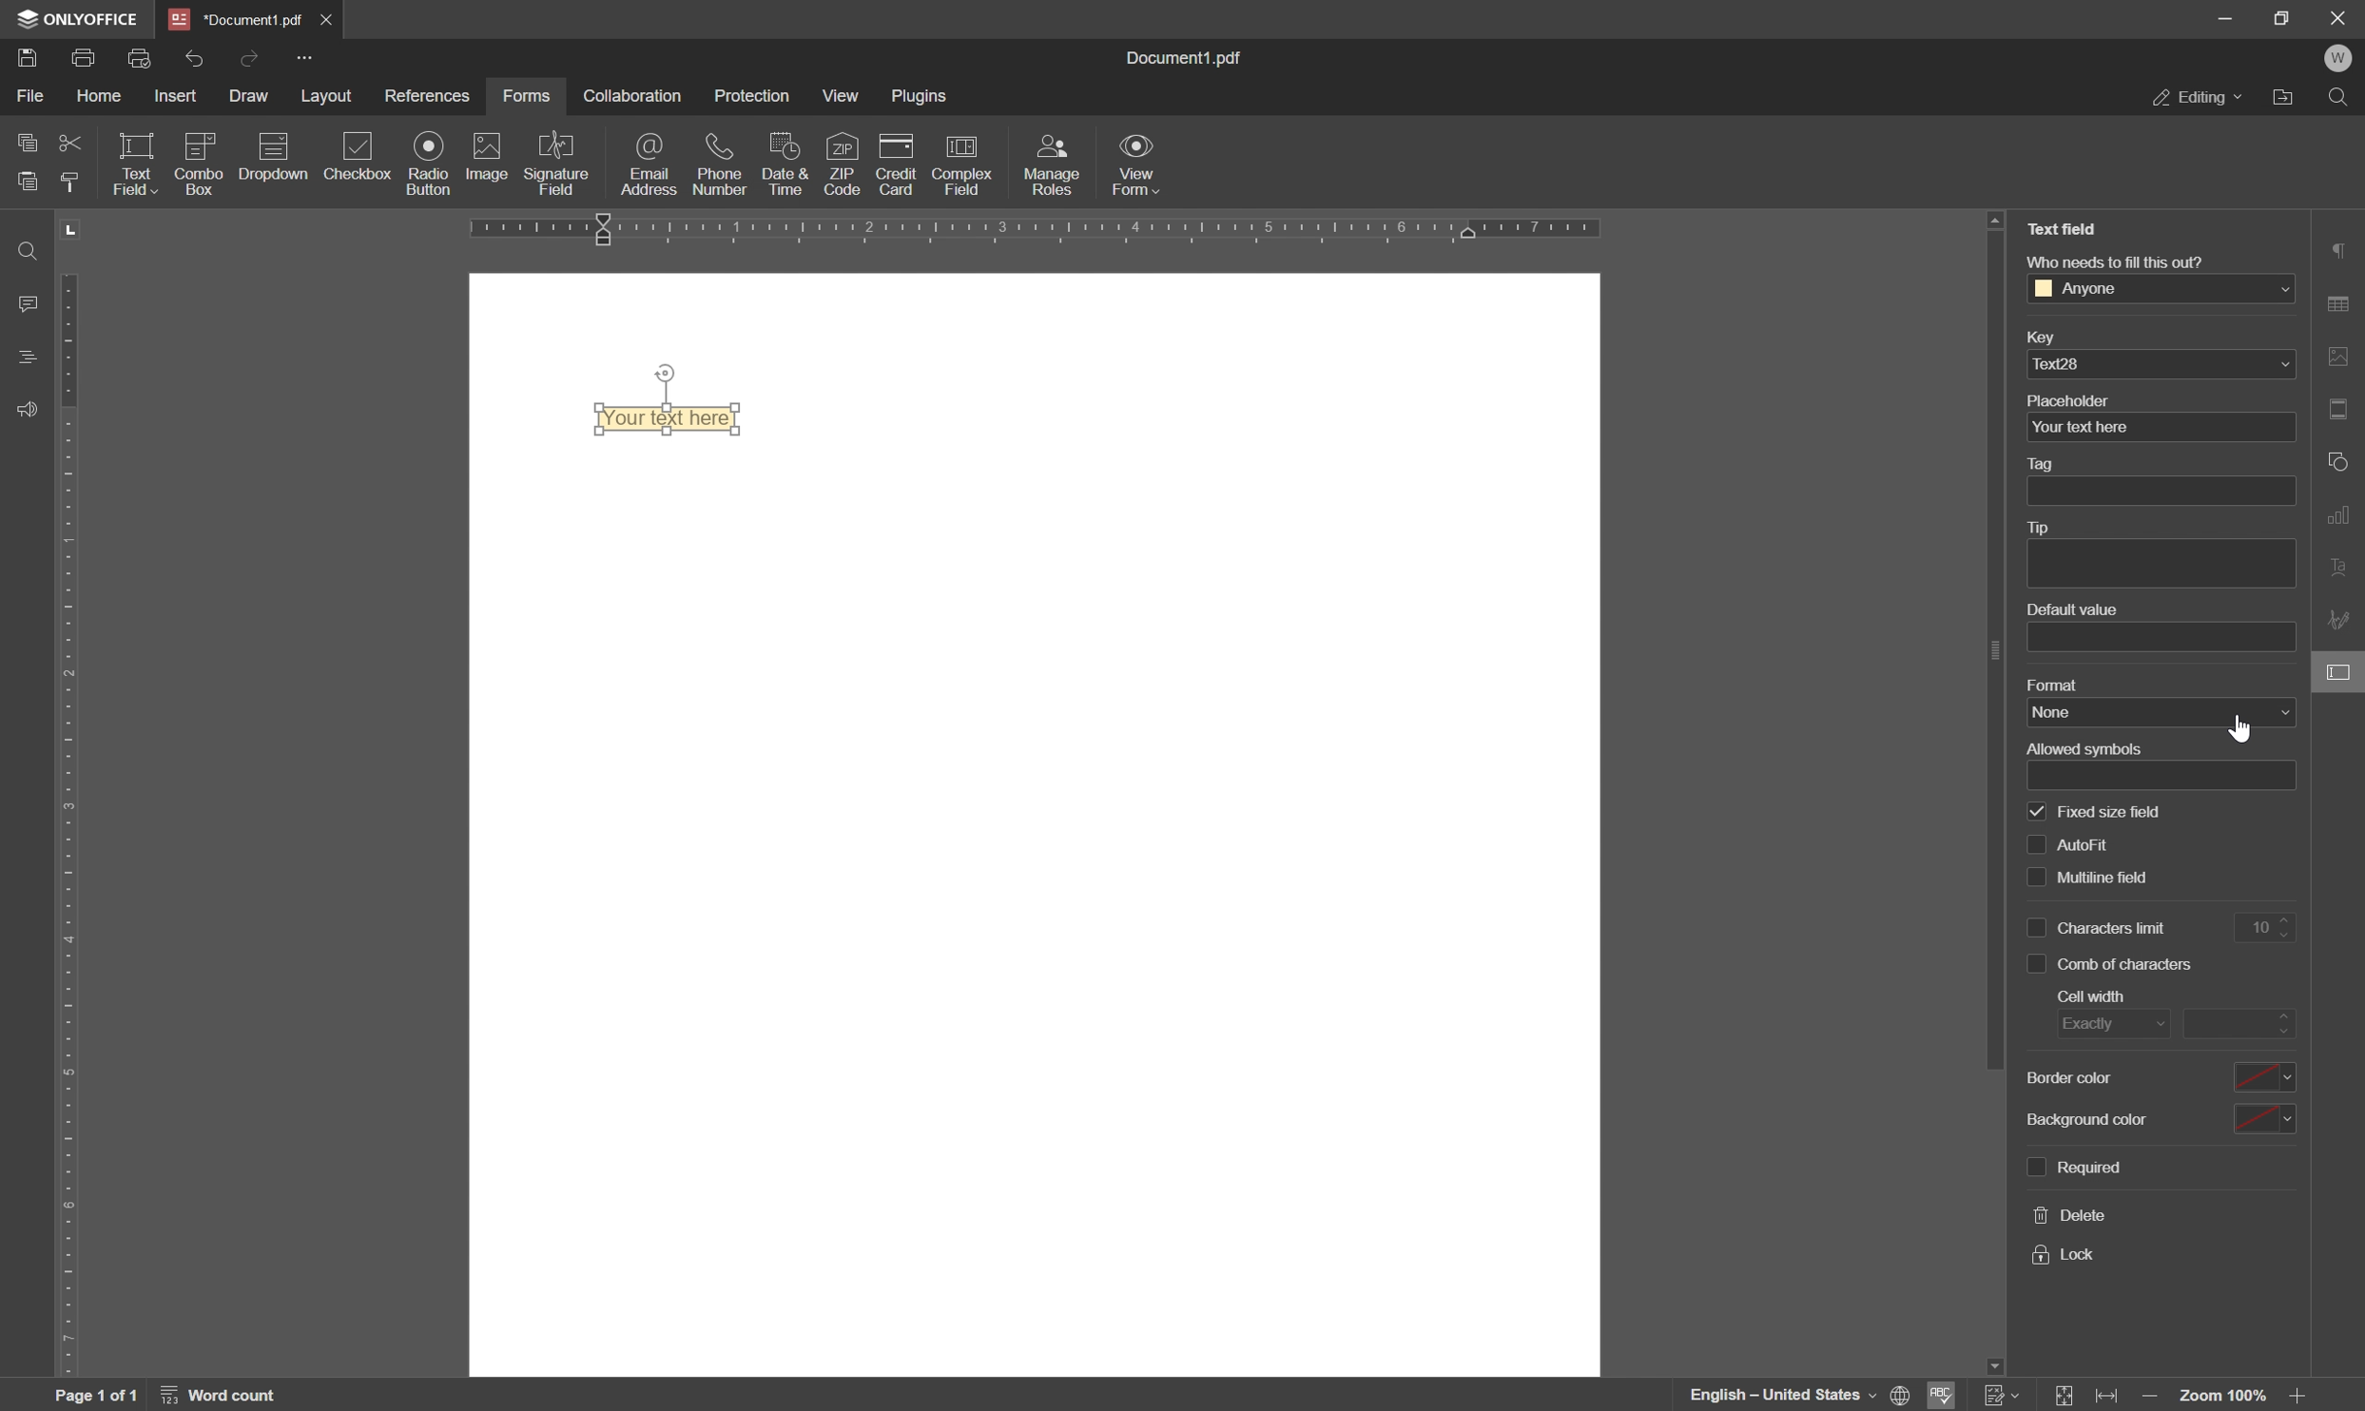 This screenshot has width=2365, height=1411. I want to click on collaboration, so click(640, 93).